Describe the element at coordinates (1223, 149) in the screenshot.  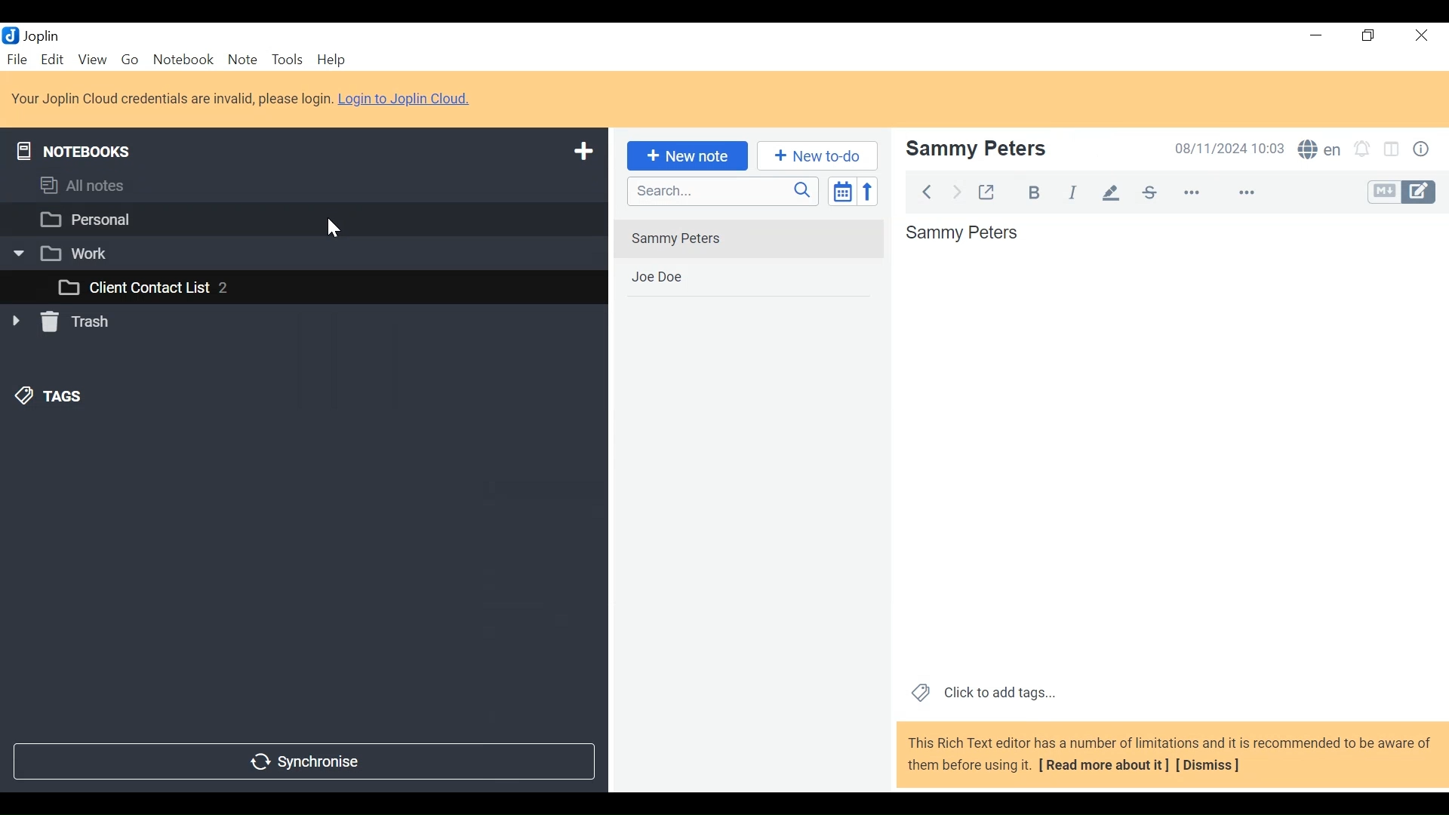
I see `08/11/2024 10:03` at that location.